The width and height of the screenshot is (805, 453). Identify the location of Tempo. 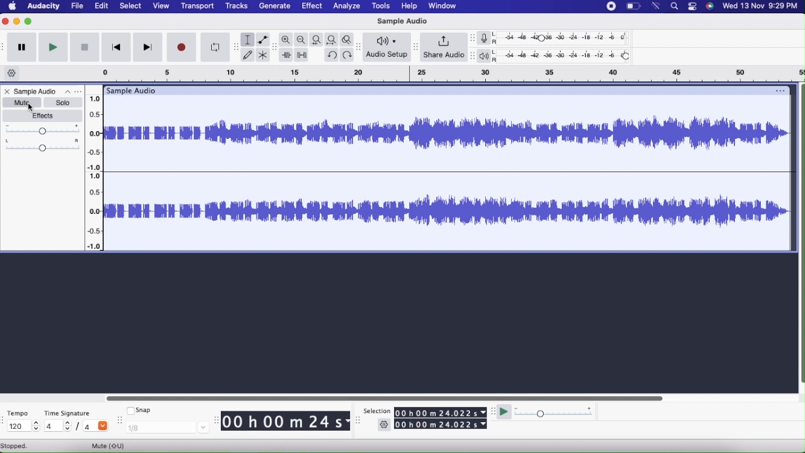
(17, 413).